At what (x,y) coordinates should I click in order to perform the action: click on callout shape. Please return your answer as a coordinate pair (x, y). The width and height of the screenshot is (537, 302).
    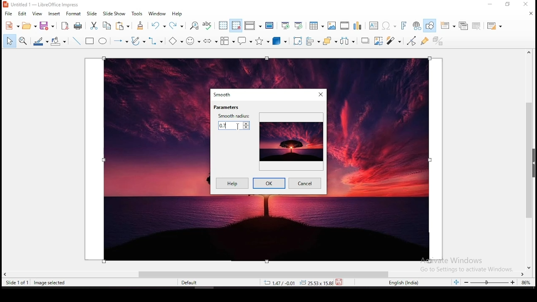
    Looking at the image, I should click on (245, 42).